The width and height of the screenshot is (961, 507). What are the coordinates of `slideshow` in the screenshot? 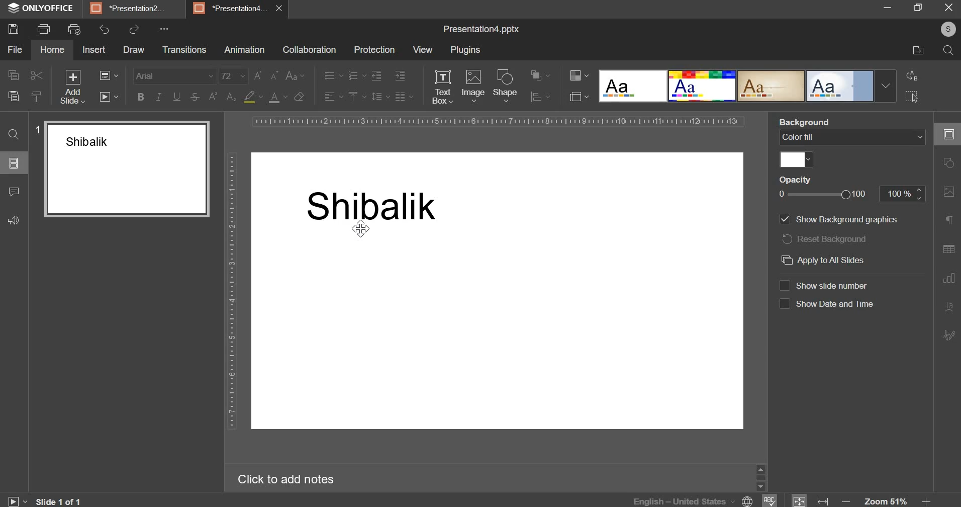 It's located at (108, 97).